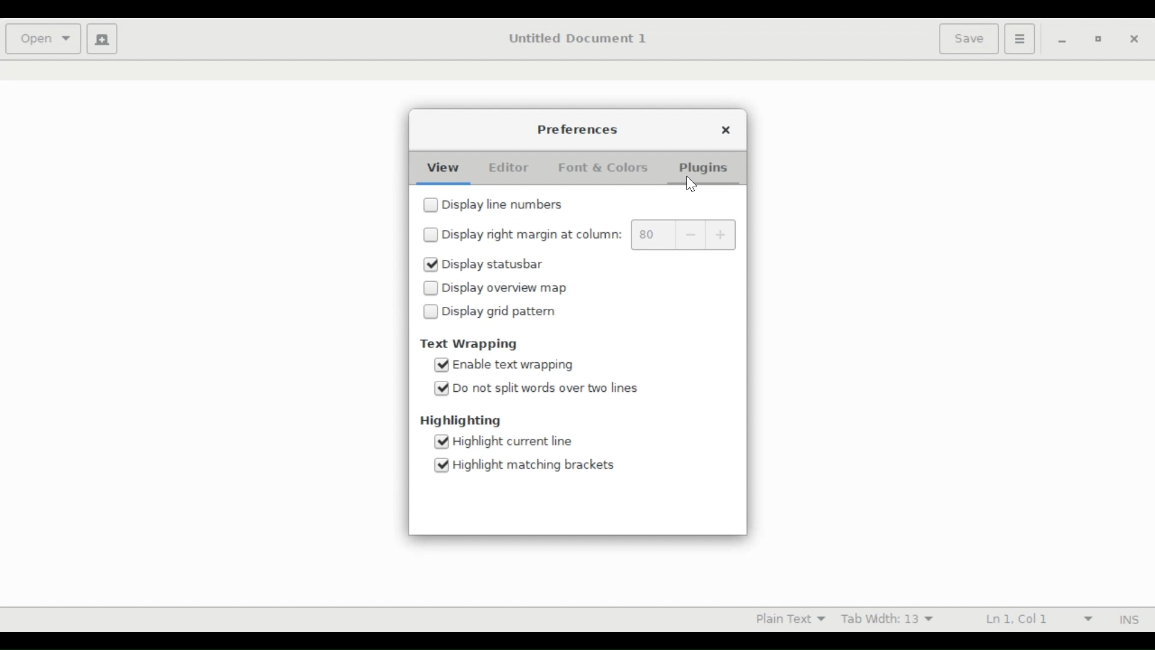 The width and height of the screenshot is (1155, 650). What do you see at coordinates (441, 388) in the screenshot?
I see `Selected` at bounding box center [441, 388].